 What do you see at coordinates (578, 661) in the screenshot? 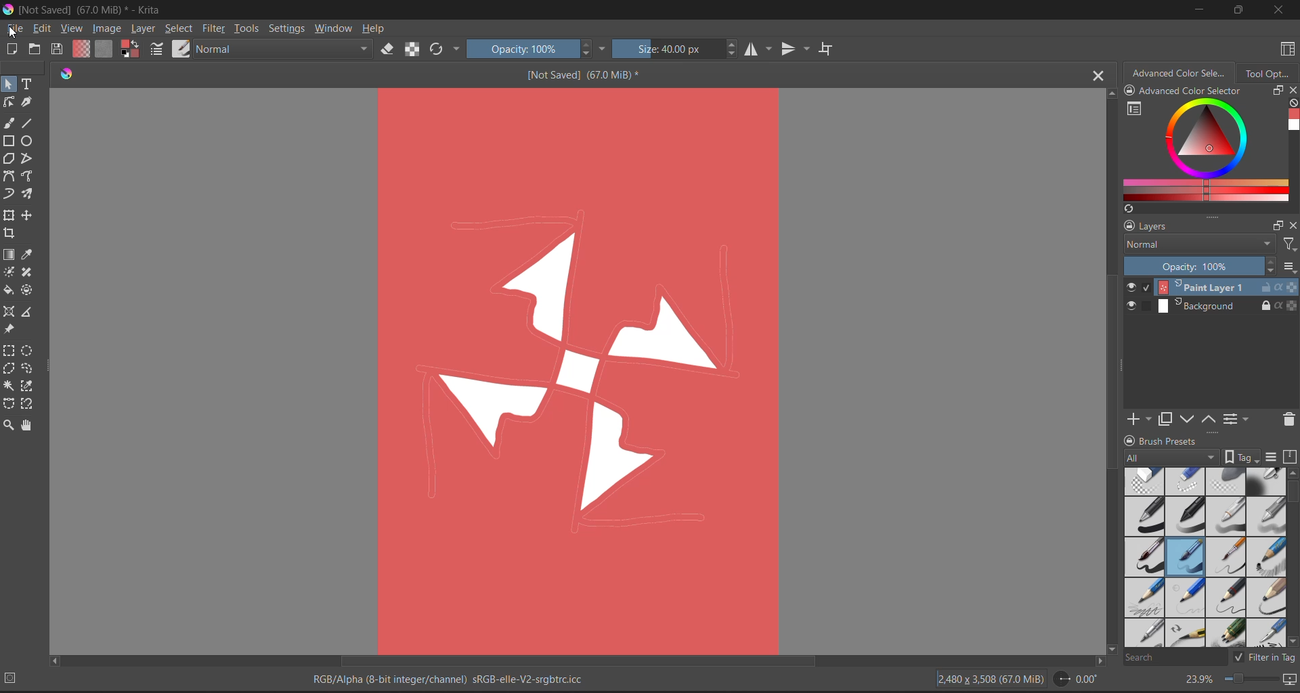
I see `horizontal scroll bar` at bounding box center [578, 661].